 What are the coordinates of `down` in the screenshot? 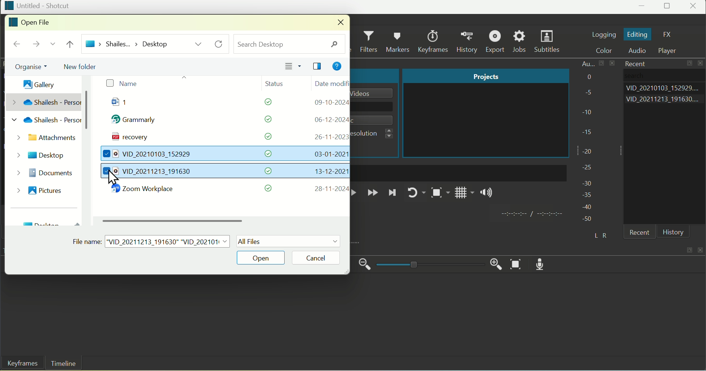 It's located at (52, 46).